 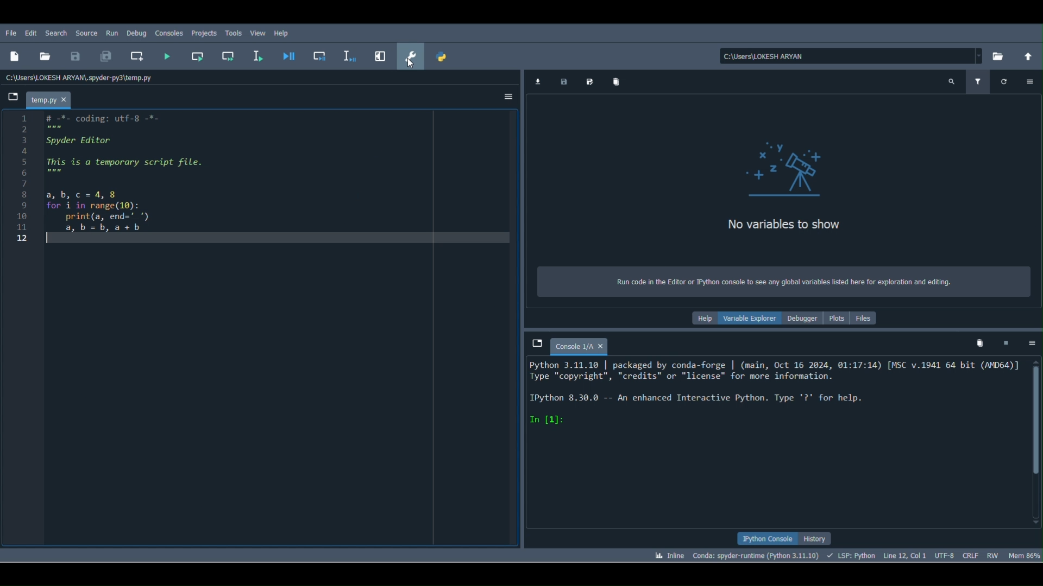 What do you see at coordinates (510, 96) in the screenshot?
I see `Options` at bounding box center [510, 96].